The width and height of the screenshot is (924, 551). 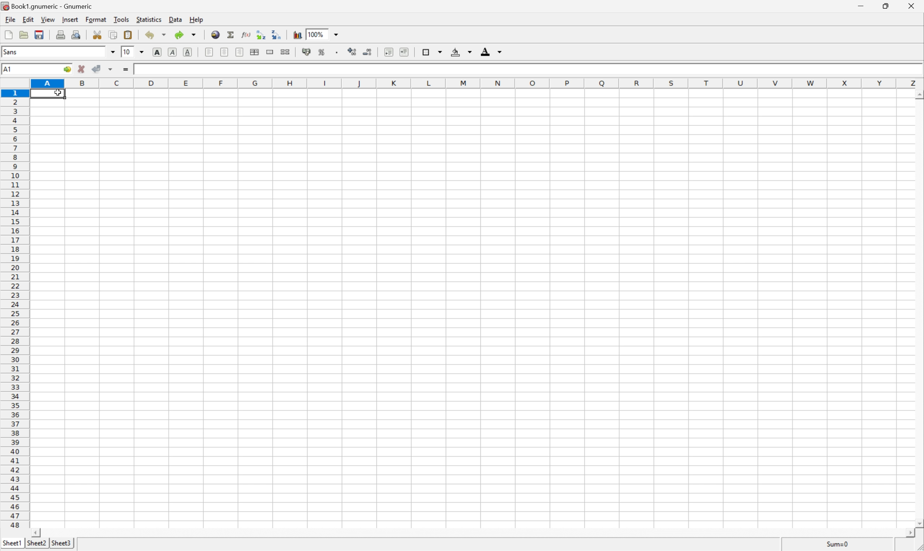 I want to click on center horizontally, so click(x=225, y=53).